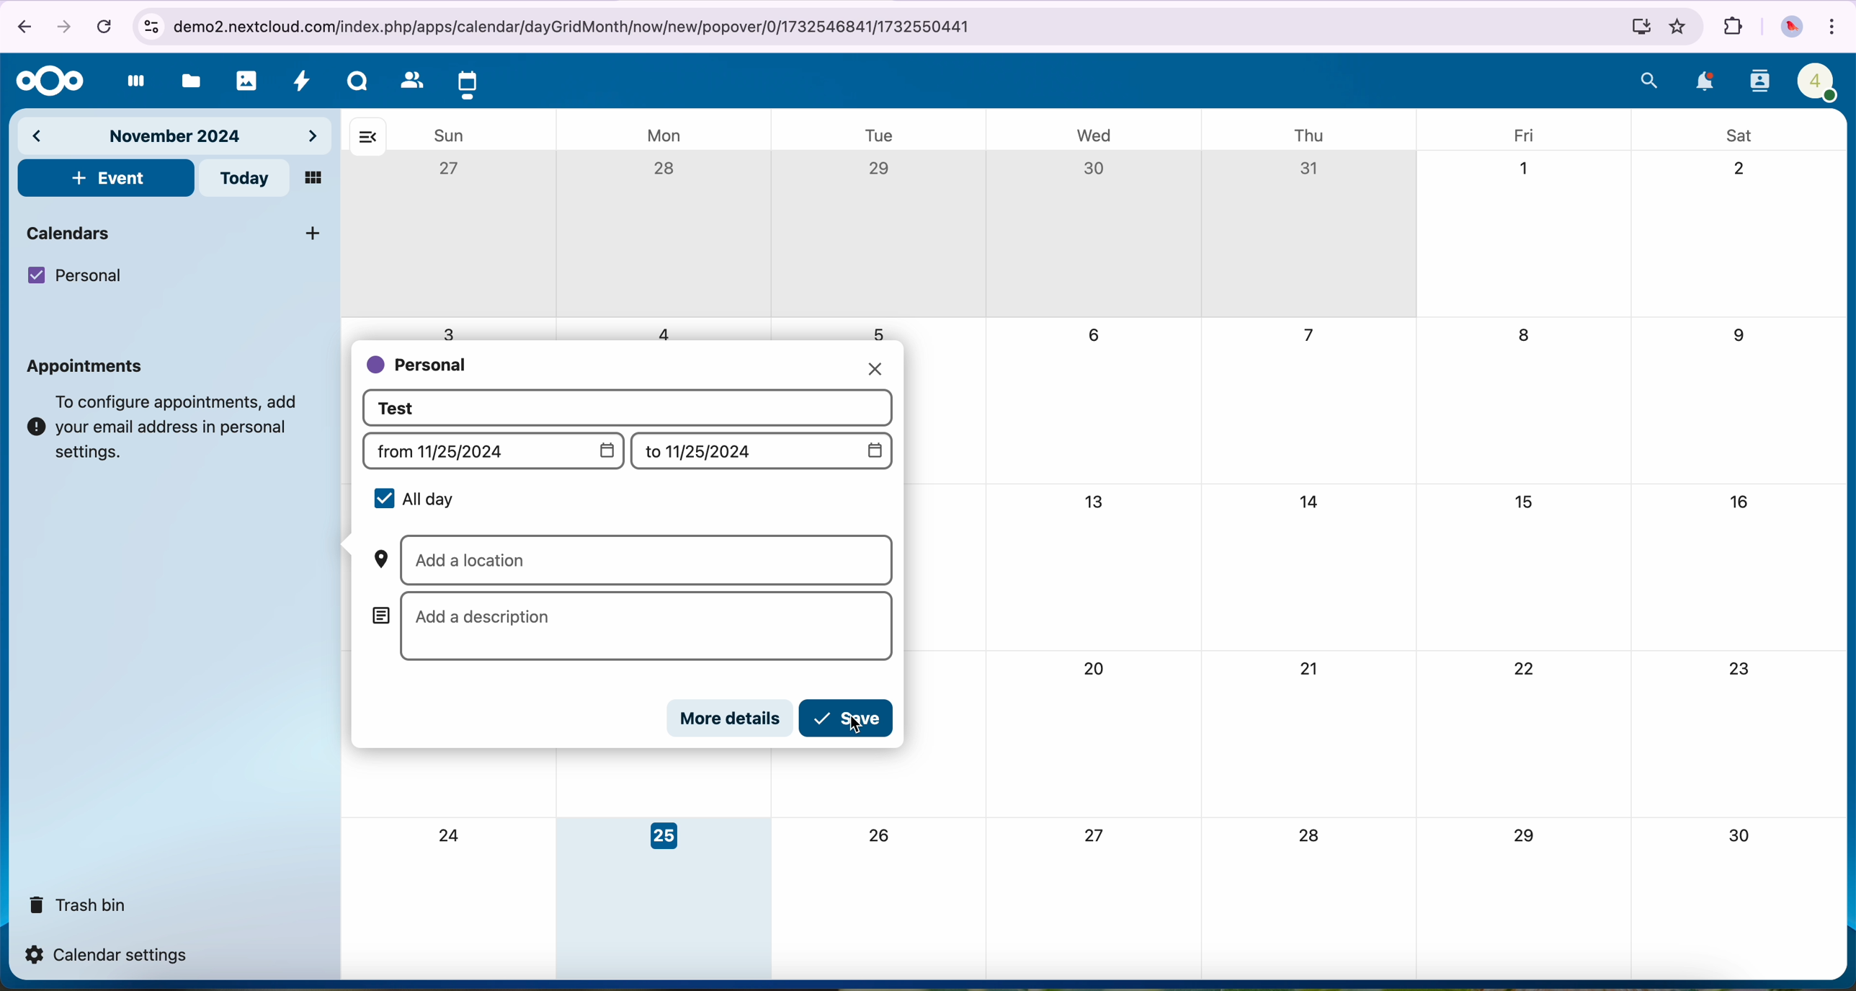  Describe the element at coordinates (452, 169) in the screenshot. I see `27` at that location.